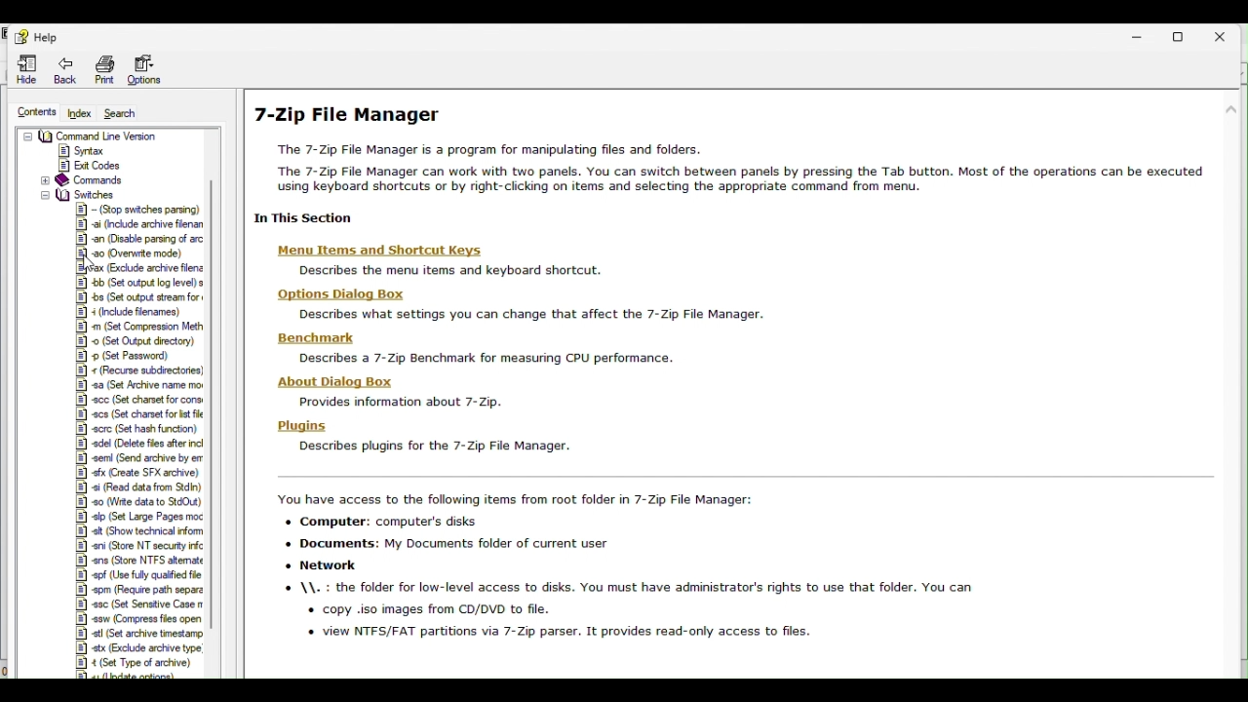 The image size is (1248, 702). What do you see at coordinates (1185, 36) in the screenshot?
I see `Restore` at bounding box center [1185, 36].